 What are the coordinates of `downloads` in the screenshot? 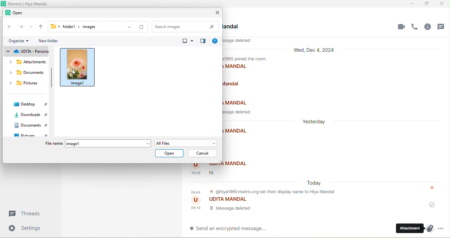 It's located at (30, 116).